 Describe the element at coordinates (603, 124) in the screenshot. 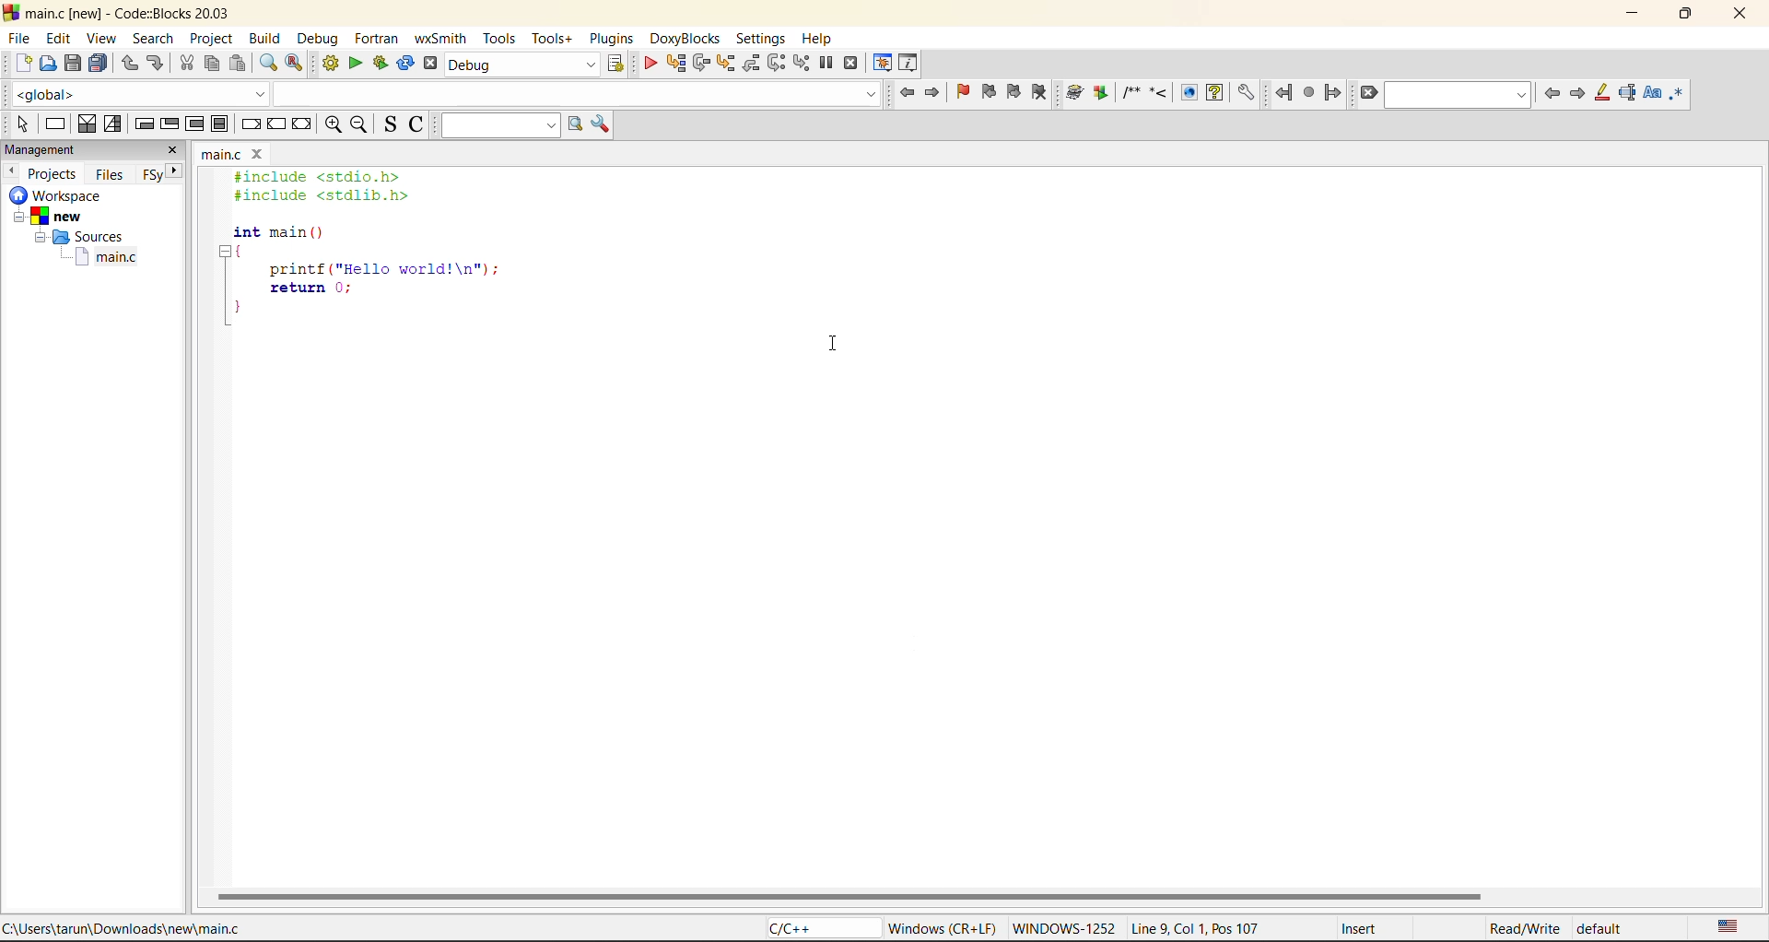

I see `show options window` at that location.